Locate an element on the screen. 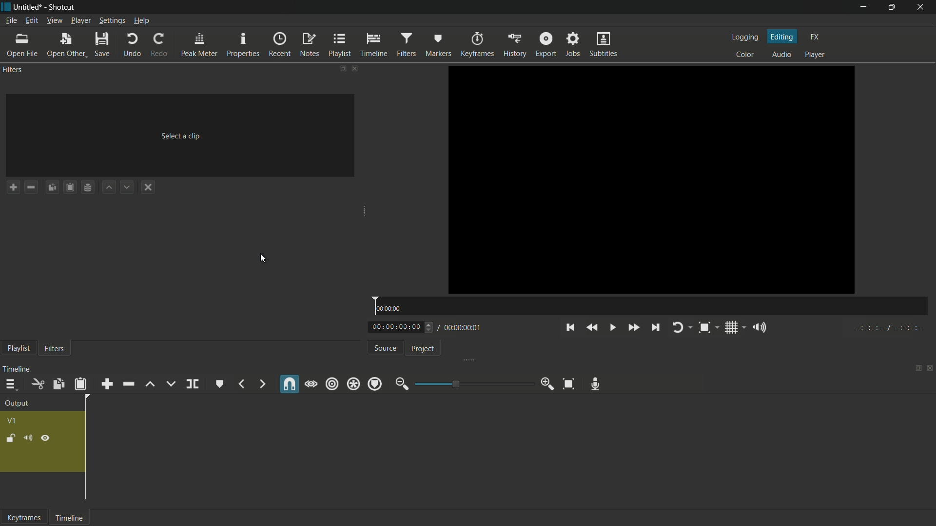 The image size is (936, 526). quickly play backward is located at coordinates (592, 328).